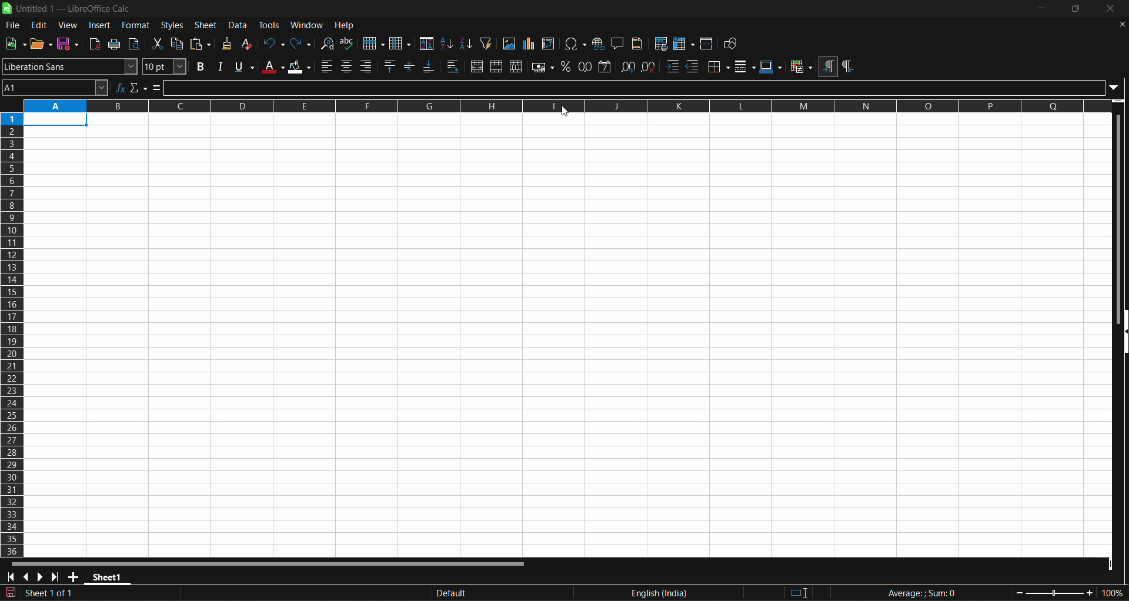 The height and width of the screenshot is (601, 1129). What do you see at coordinates (11, 11) in the screenshot?
I see `logo` at bounding box center [11, 11].